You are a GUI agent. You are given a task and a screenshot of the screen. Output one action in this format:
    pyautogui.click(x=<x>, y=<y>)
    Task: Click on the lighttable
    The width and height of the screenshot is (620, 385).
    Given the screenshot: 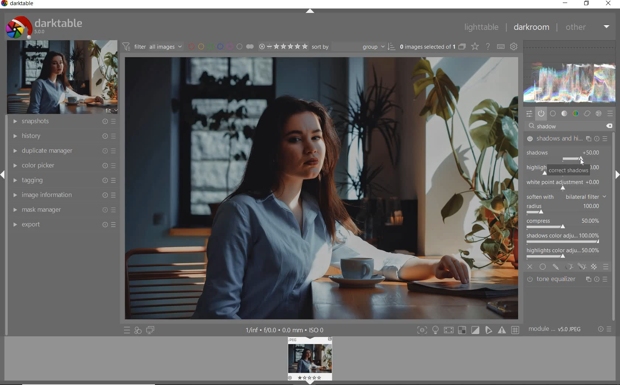 What is the action you would take?
    pyautogui.click(x=481, y=28)
    